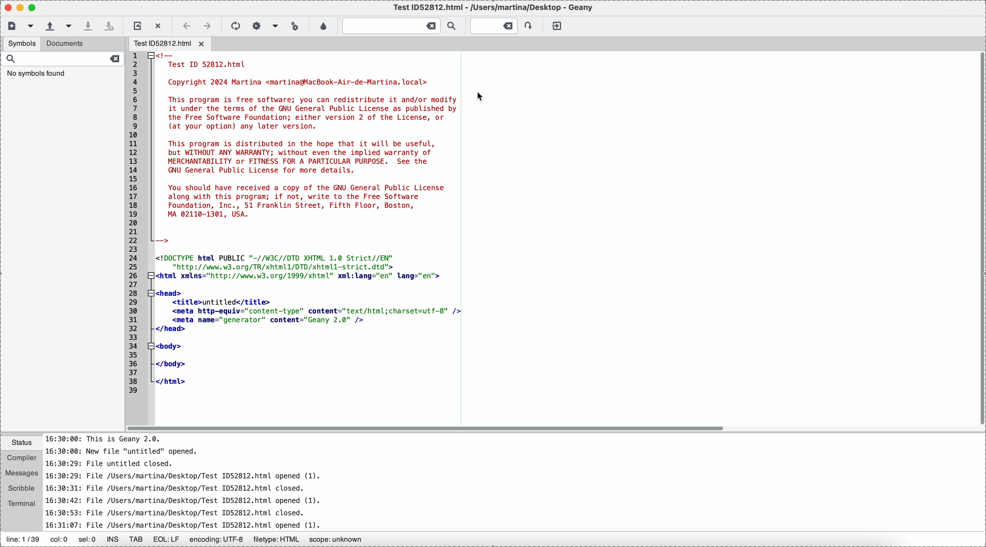  I want to click on close, so click(6, 8).